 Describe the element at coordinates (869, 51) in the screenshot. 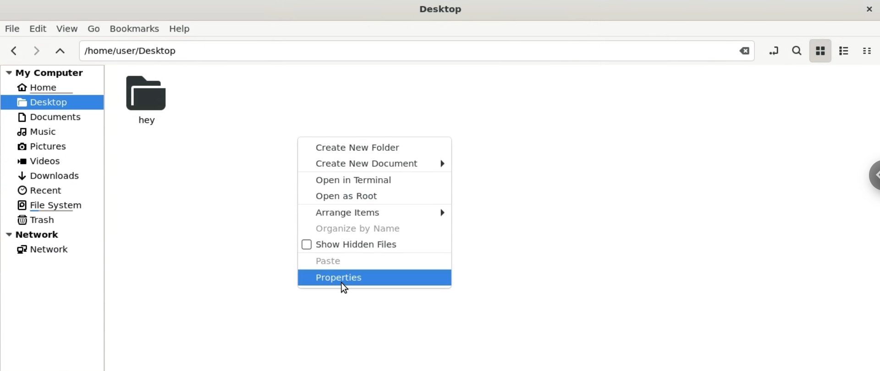

I see `compact view` at that location.